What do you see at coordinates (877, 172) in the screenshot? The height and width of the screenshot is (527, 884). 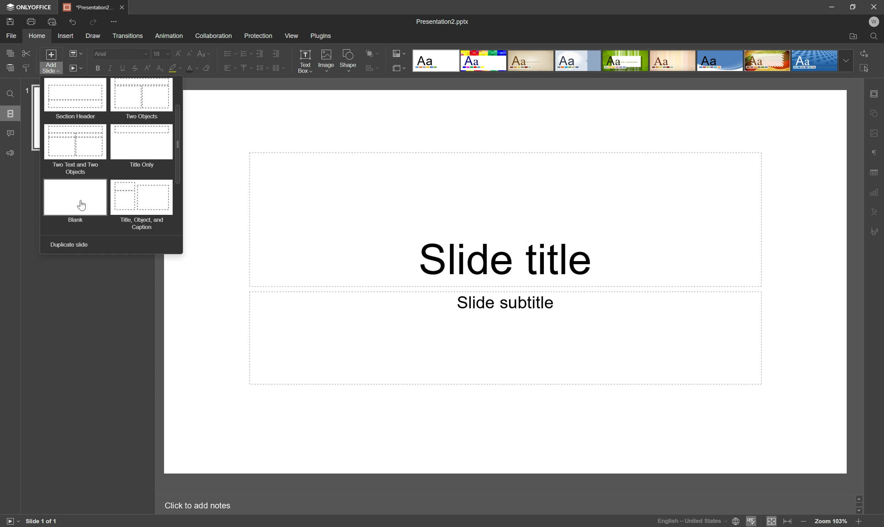 I see `Table settings` at bounding box center [877, 172].